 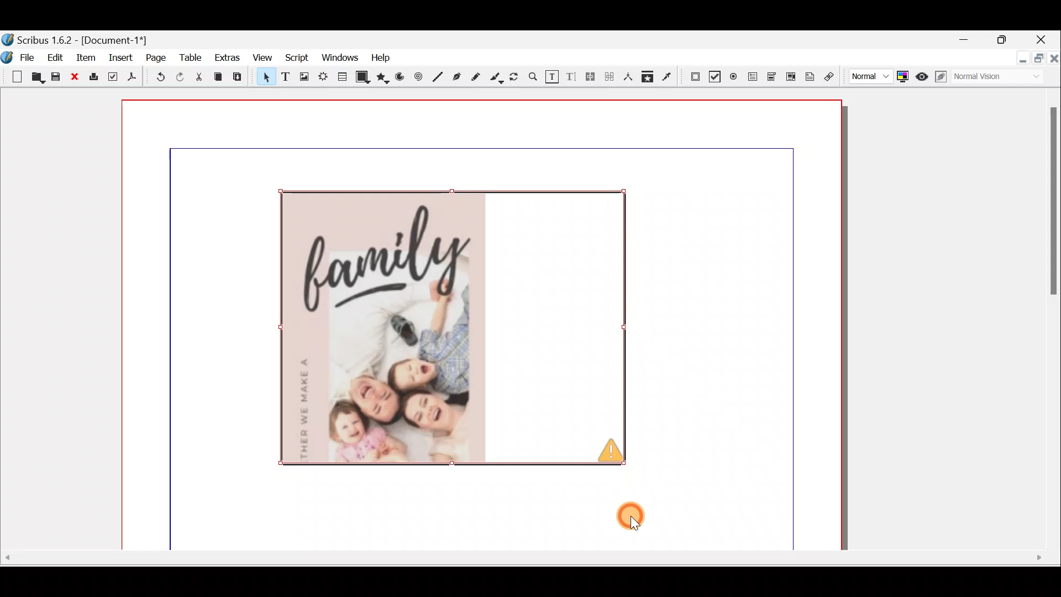 What do you see at coordinates (736, 77) in the screenshot?
I see `PDF radio button` at bounding box center [736, 77].